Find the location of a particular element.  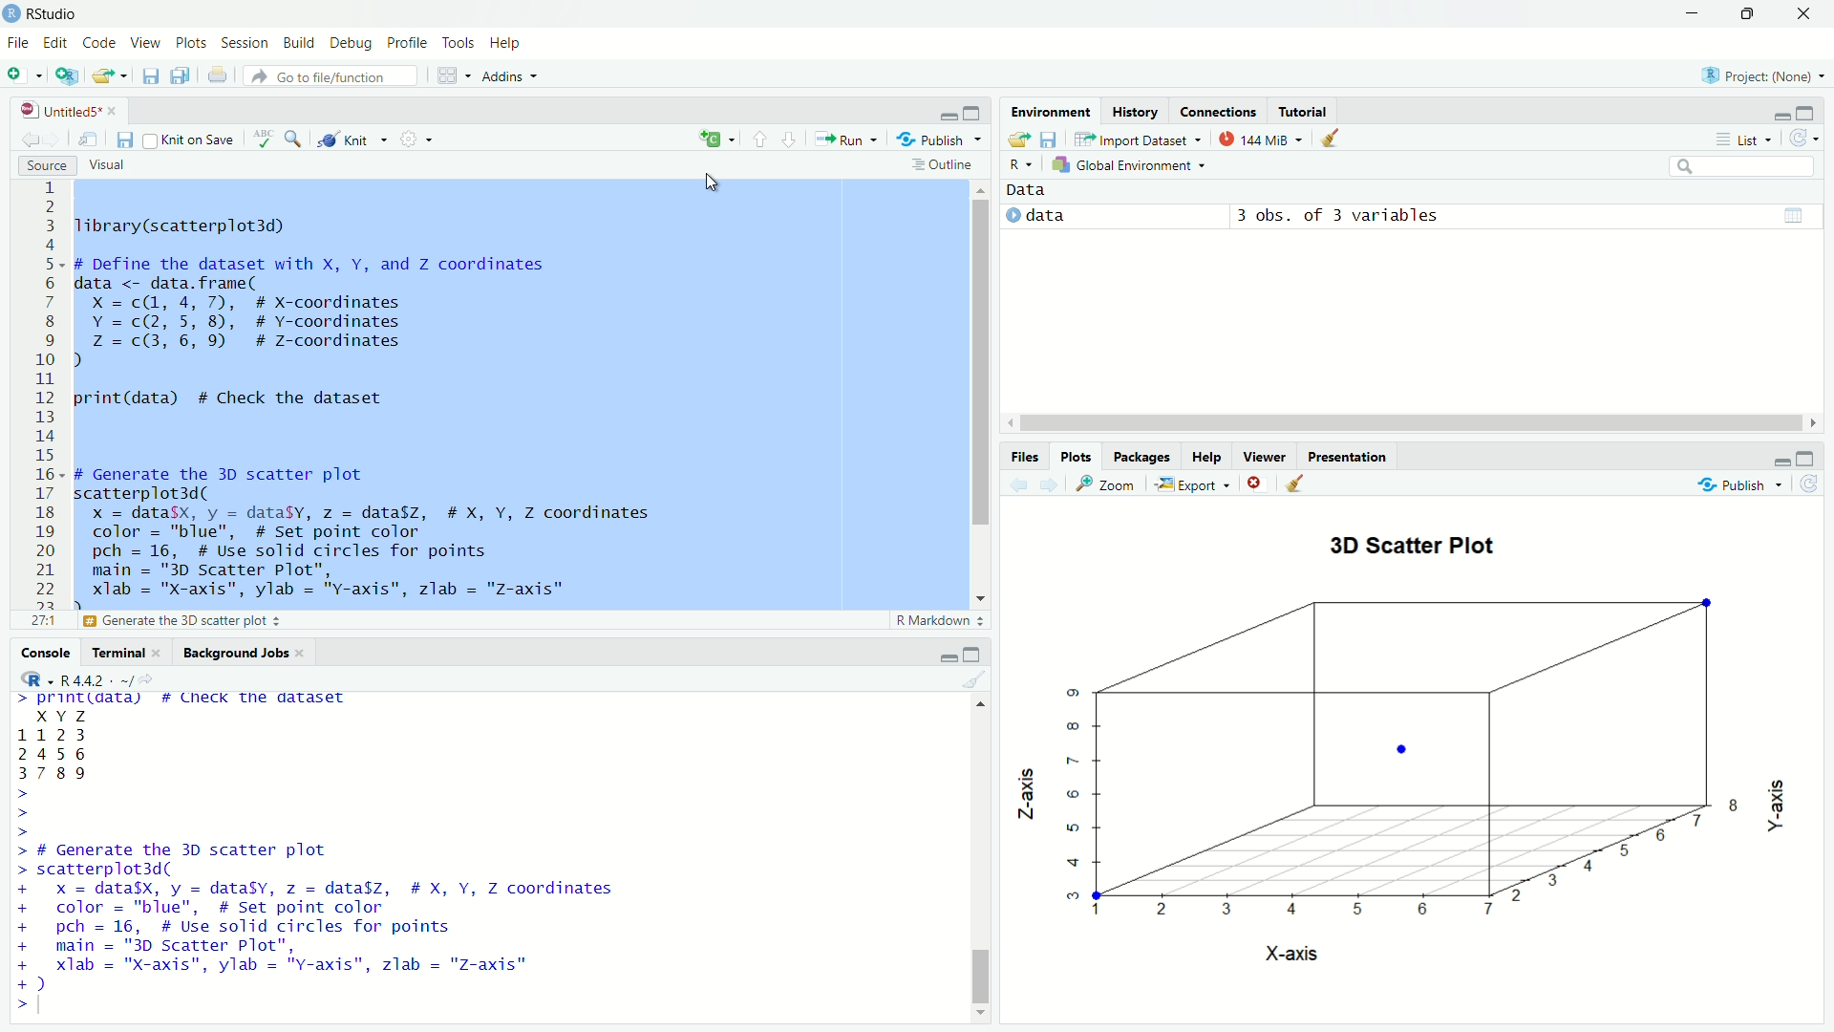

plots is located at coordinates (192, 46).